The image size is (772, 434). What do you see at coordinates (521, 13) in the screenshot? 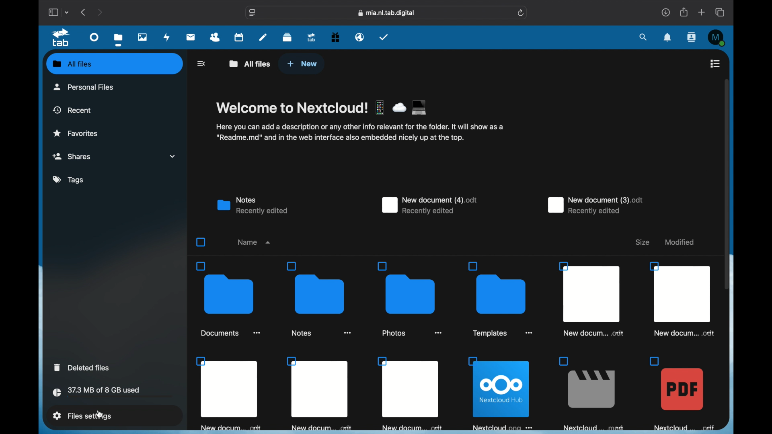
I see `refresh` at bounding box center [521, 13].